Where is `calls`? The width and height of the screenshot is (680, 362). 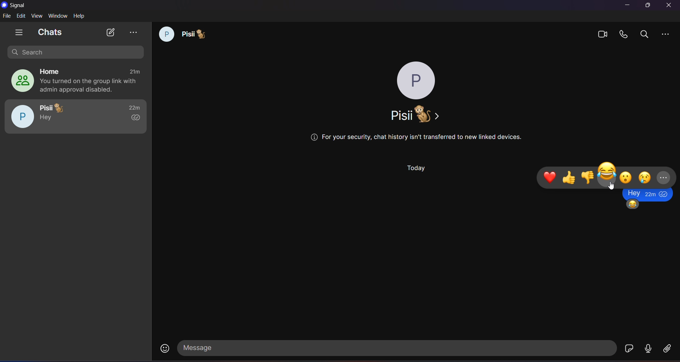
calls is located at coordinates (624, 34).